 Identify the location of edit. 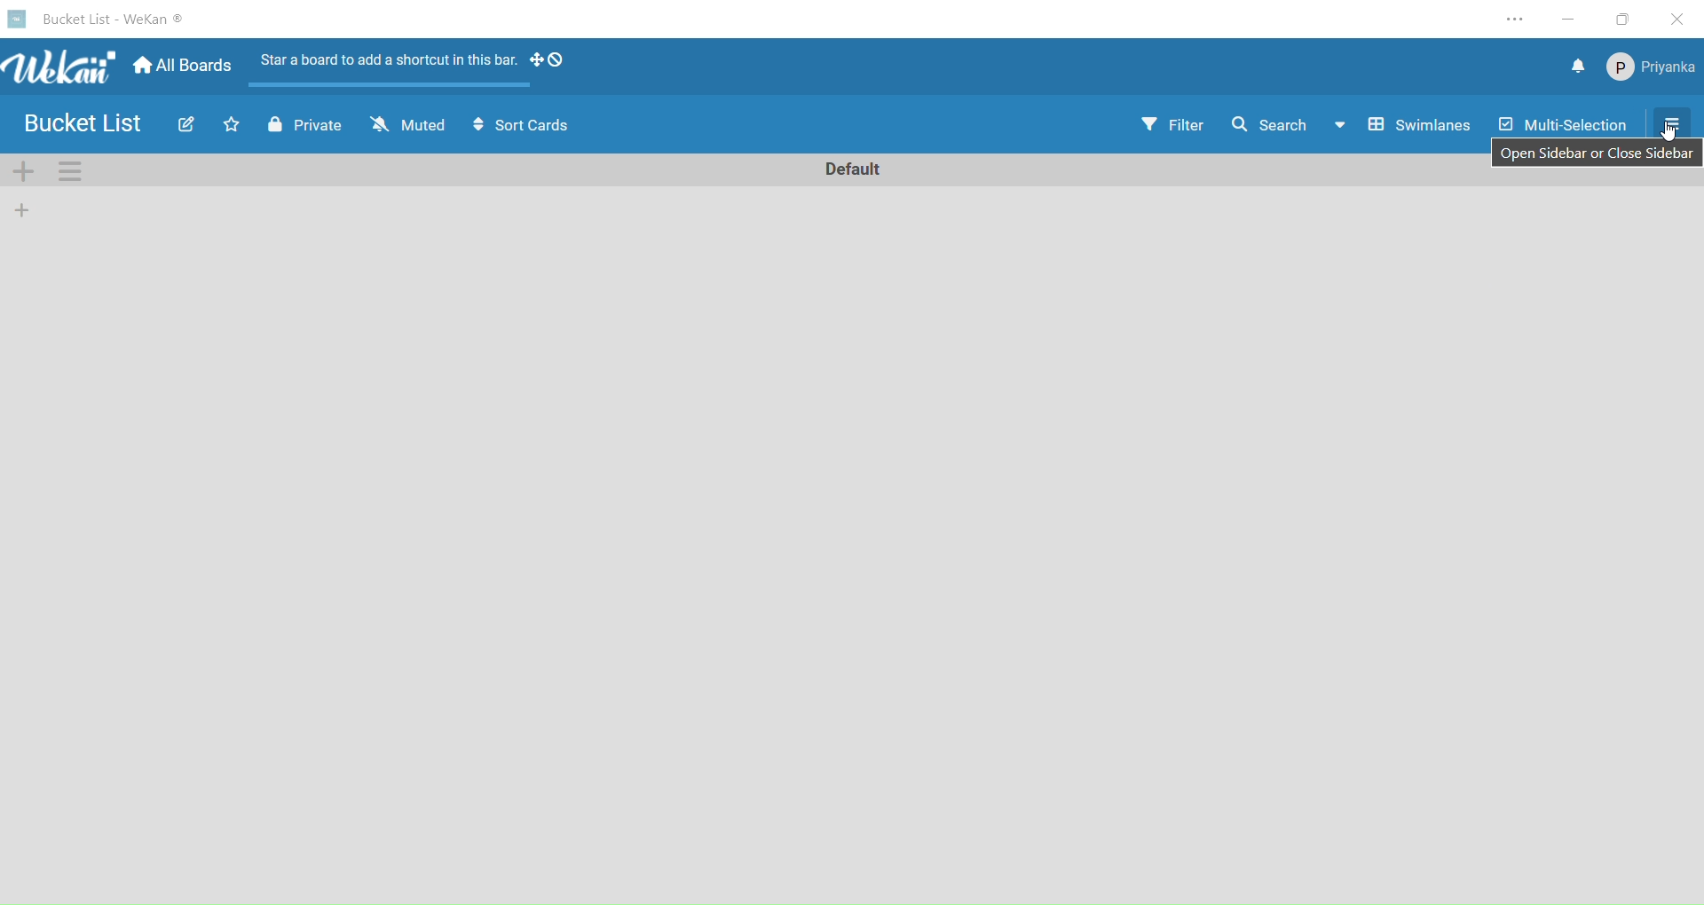
(185, 124).